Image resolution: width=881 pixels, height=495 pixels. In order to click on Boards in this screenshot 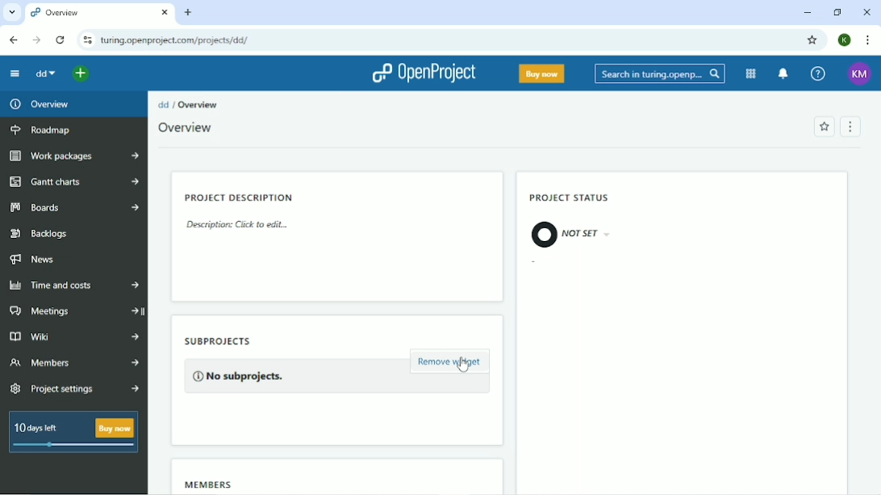, I will do `click(75, 208)`.